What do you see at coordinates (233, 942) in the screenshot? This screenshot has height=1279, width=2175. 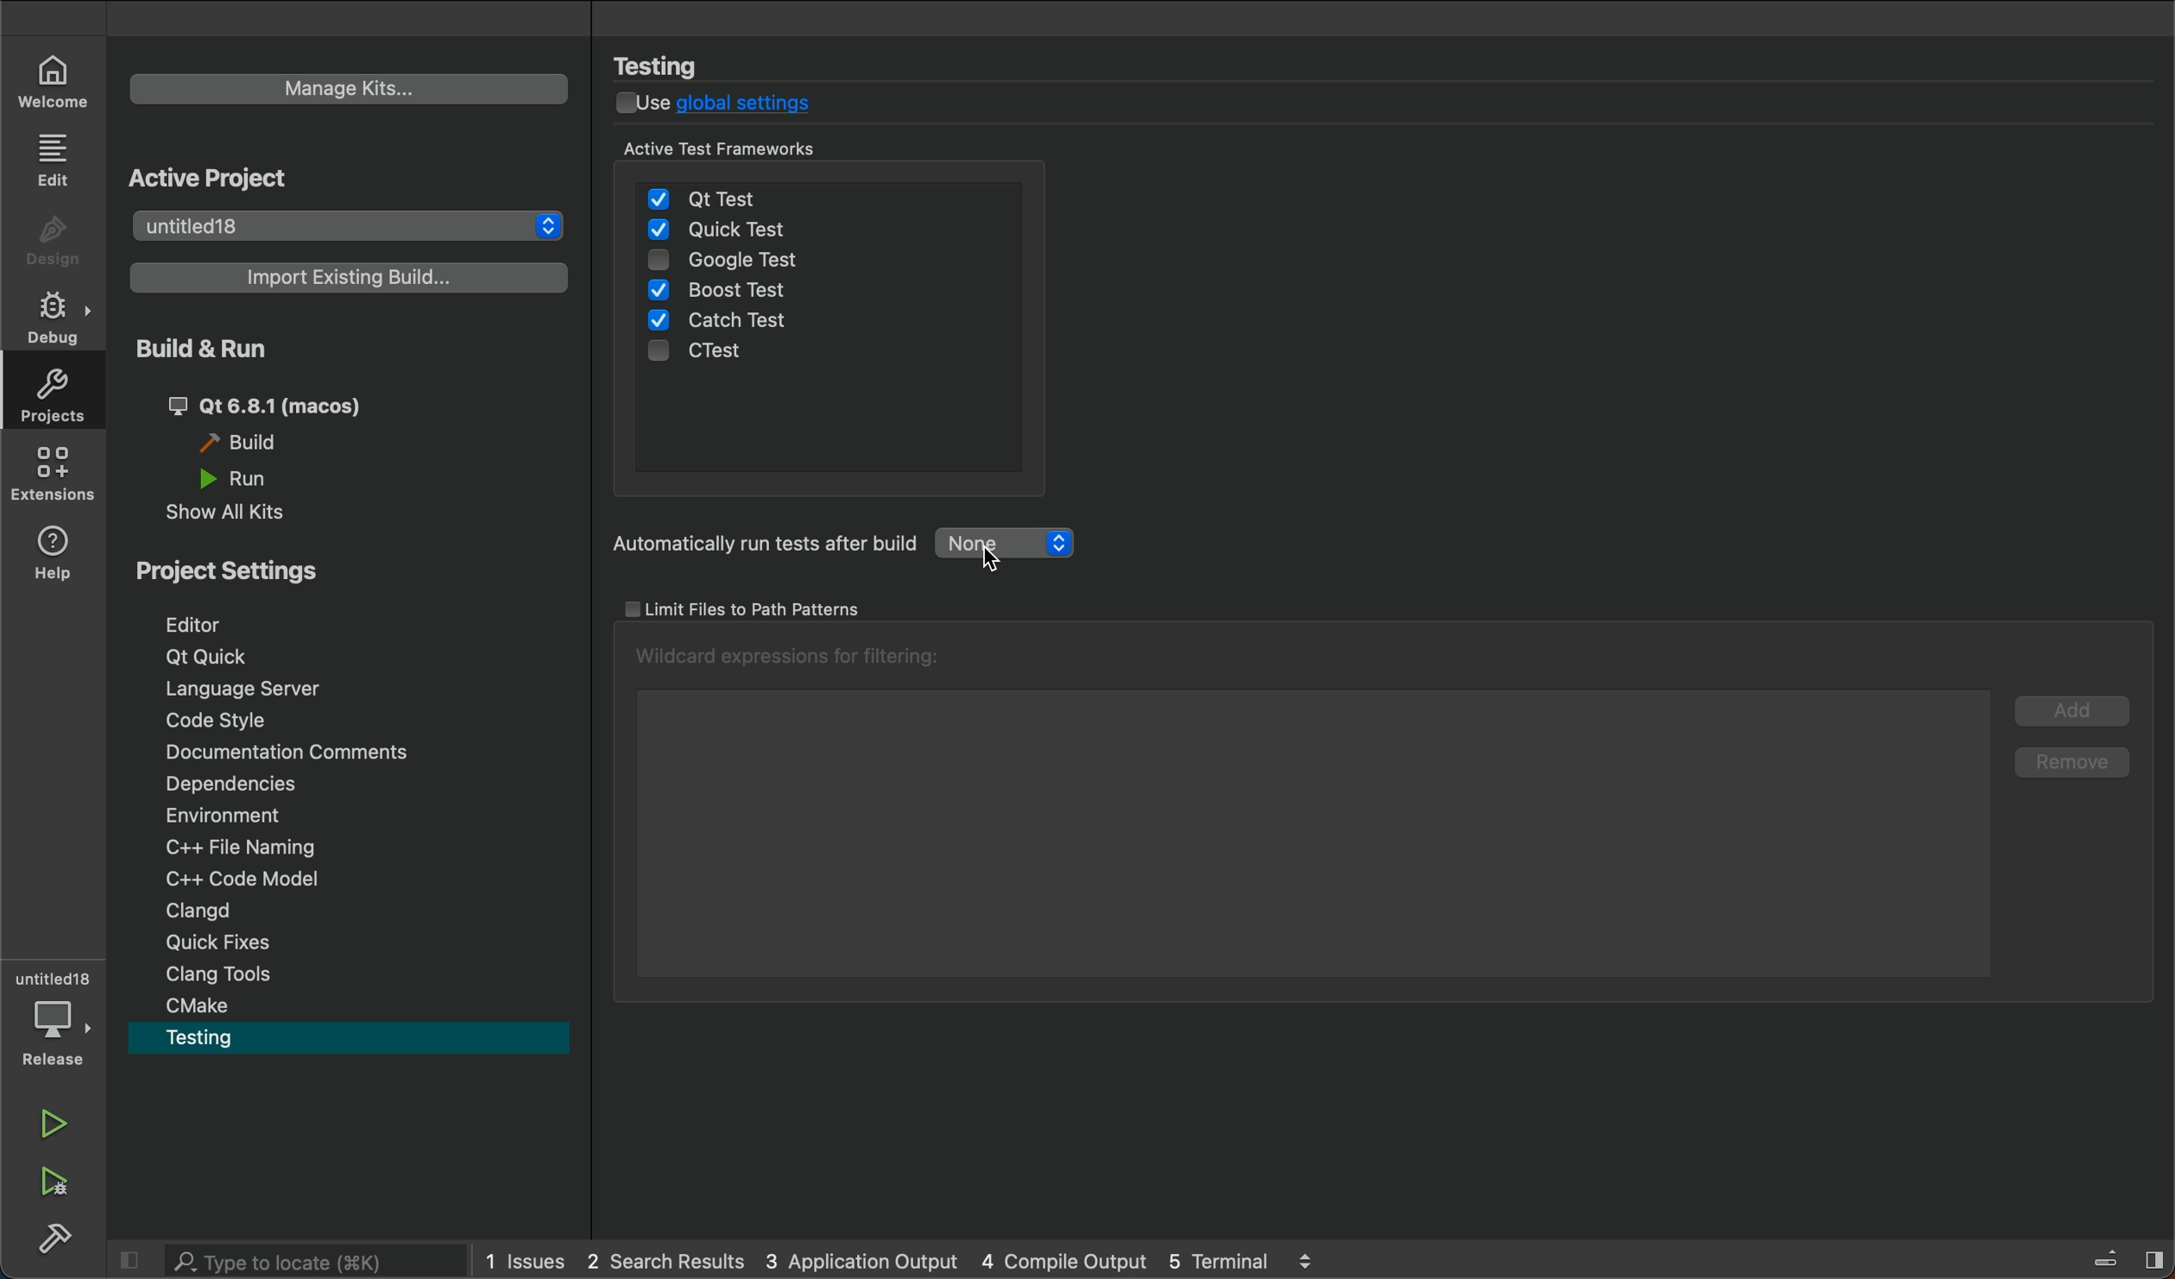 I see `quick fixes` at bounding box center [233, 942].